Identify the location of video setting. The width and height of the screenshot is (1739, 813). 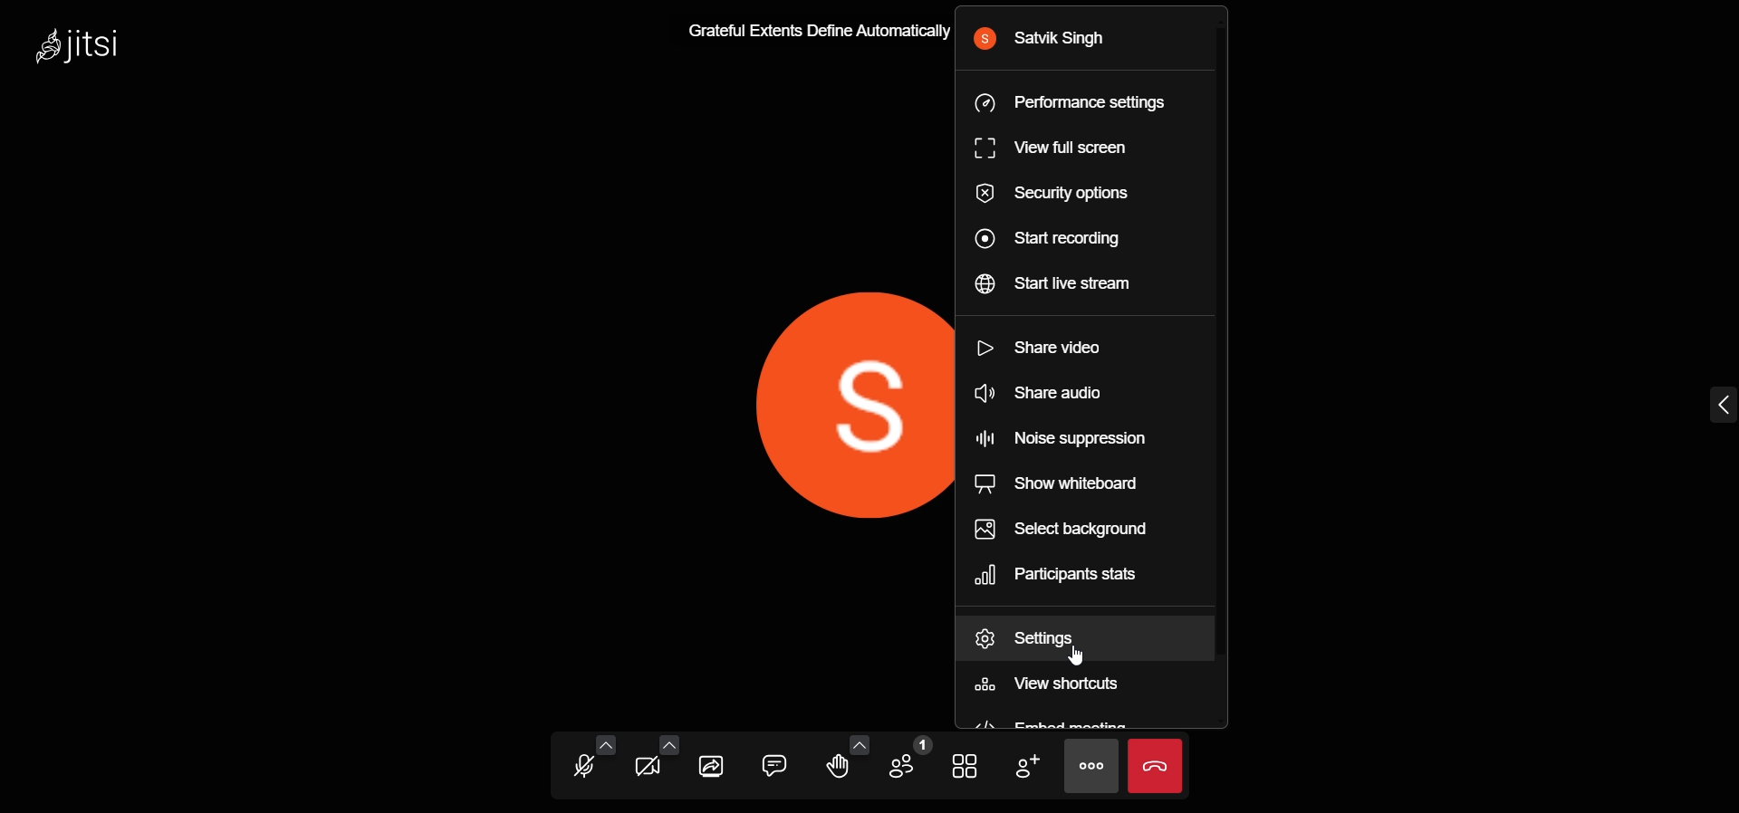
(668, 743).